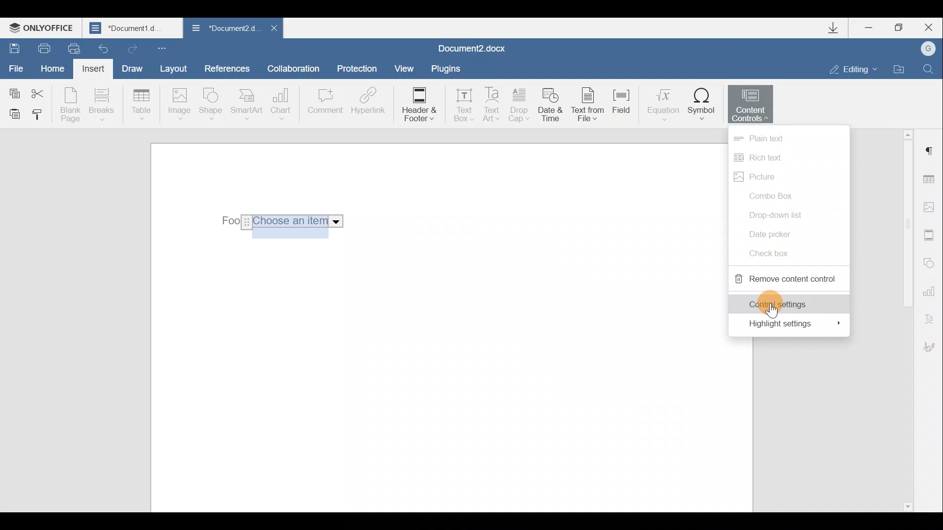 The image size is (943, 530). What do you see at coordinates (702, 104) in the screenshot?
I see `Symbol` at bounding box center [702, 104].